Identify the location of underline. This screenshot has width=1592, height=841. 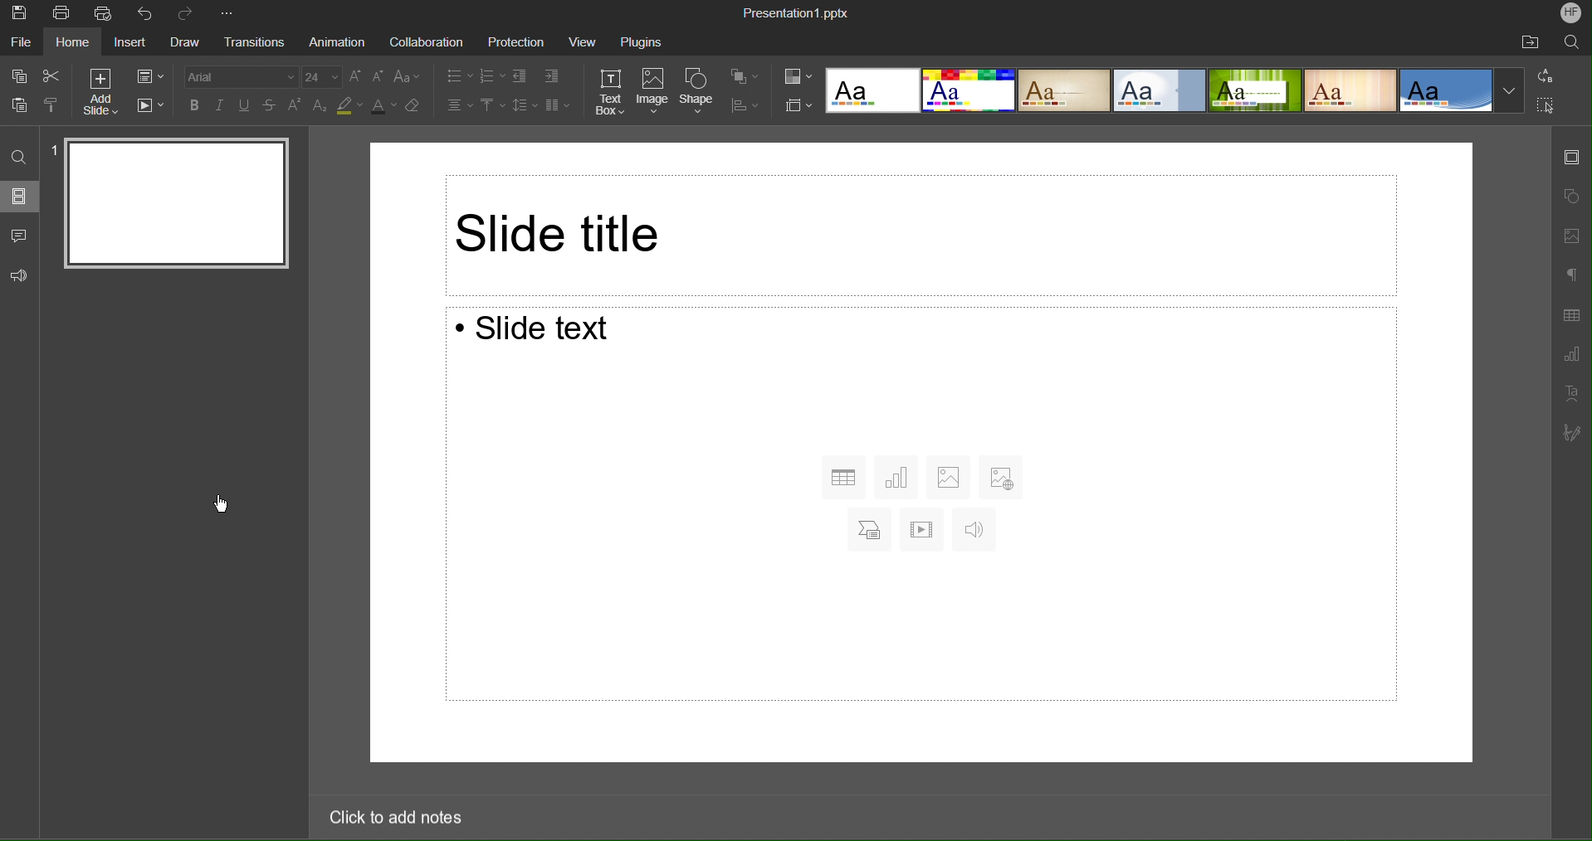
(245, 104).